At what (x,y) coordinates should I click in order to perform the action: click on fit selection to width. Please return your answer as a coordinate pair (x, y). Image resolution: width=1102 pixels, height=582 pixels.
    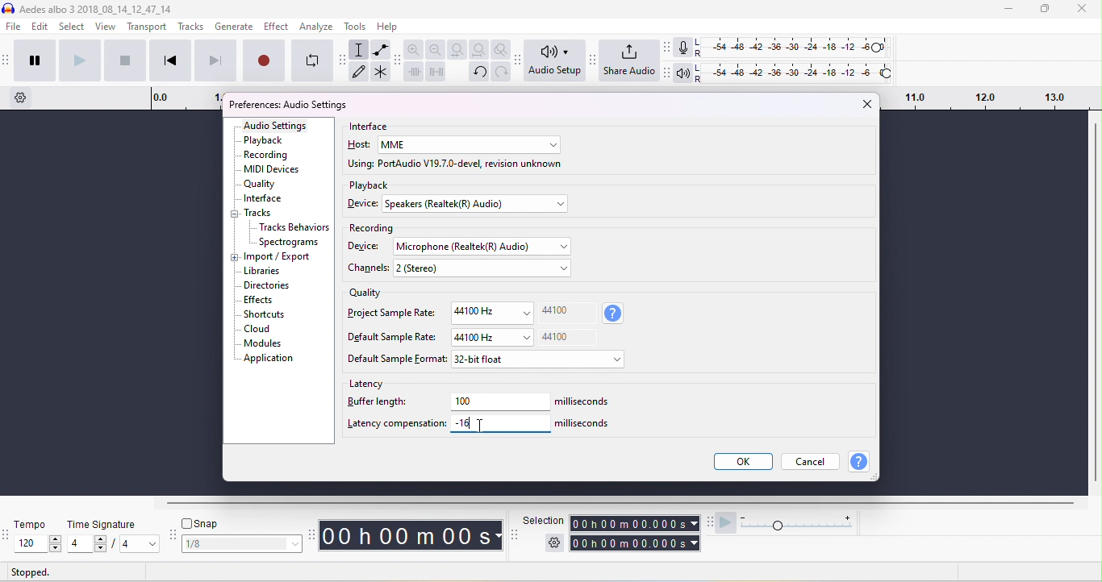
    Looking at the image, I should click on (459, 50).